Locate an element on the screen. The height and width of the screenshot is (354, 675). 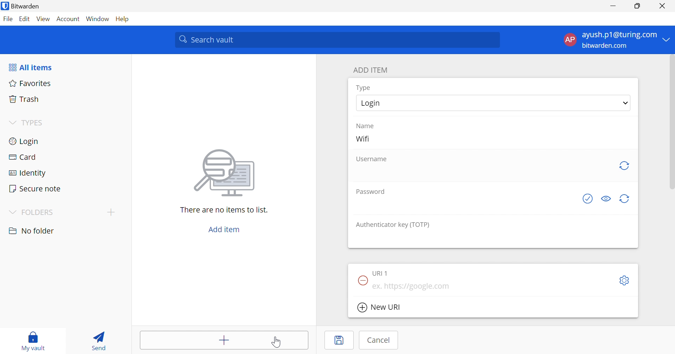
Restore Down is located at coordinates (638, 6).